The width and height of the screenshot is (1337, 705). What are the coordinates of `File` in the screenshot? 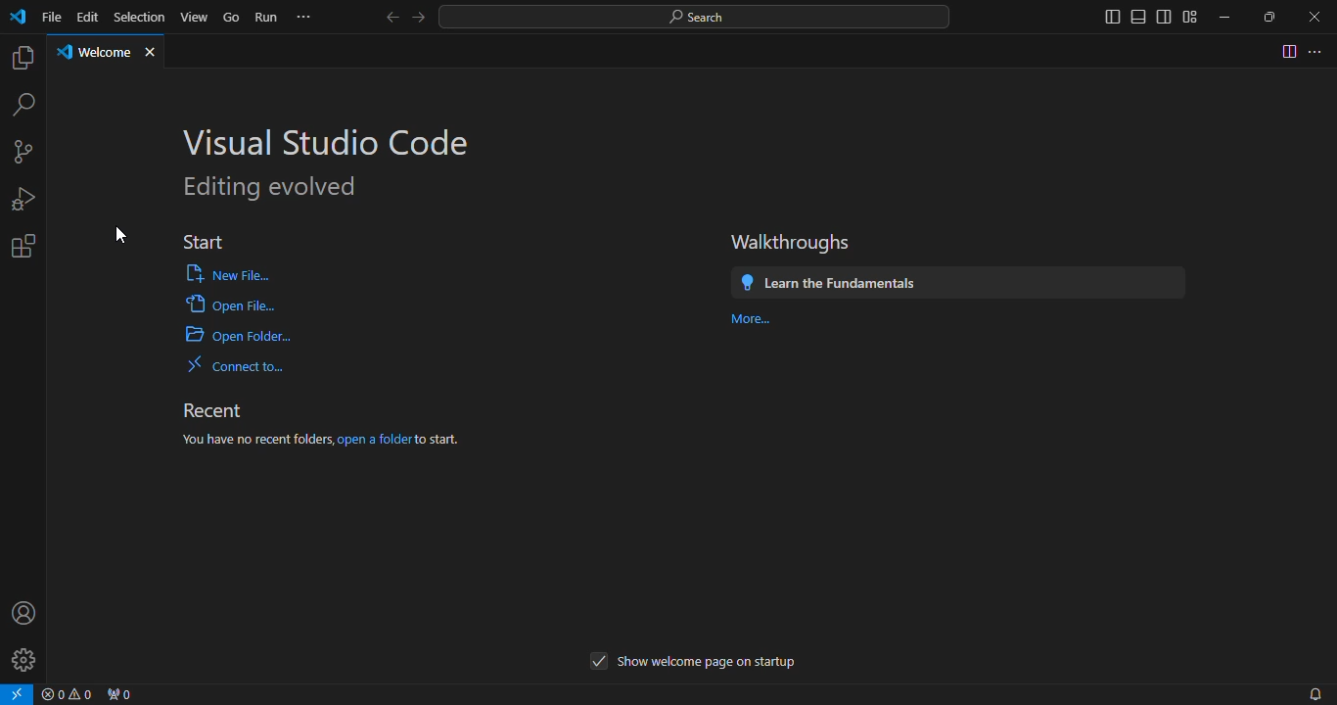 It's located at (48, 16).